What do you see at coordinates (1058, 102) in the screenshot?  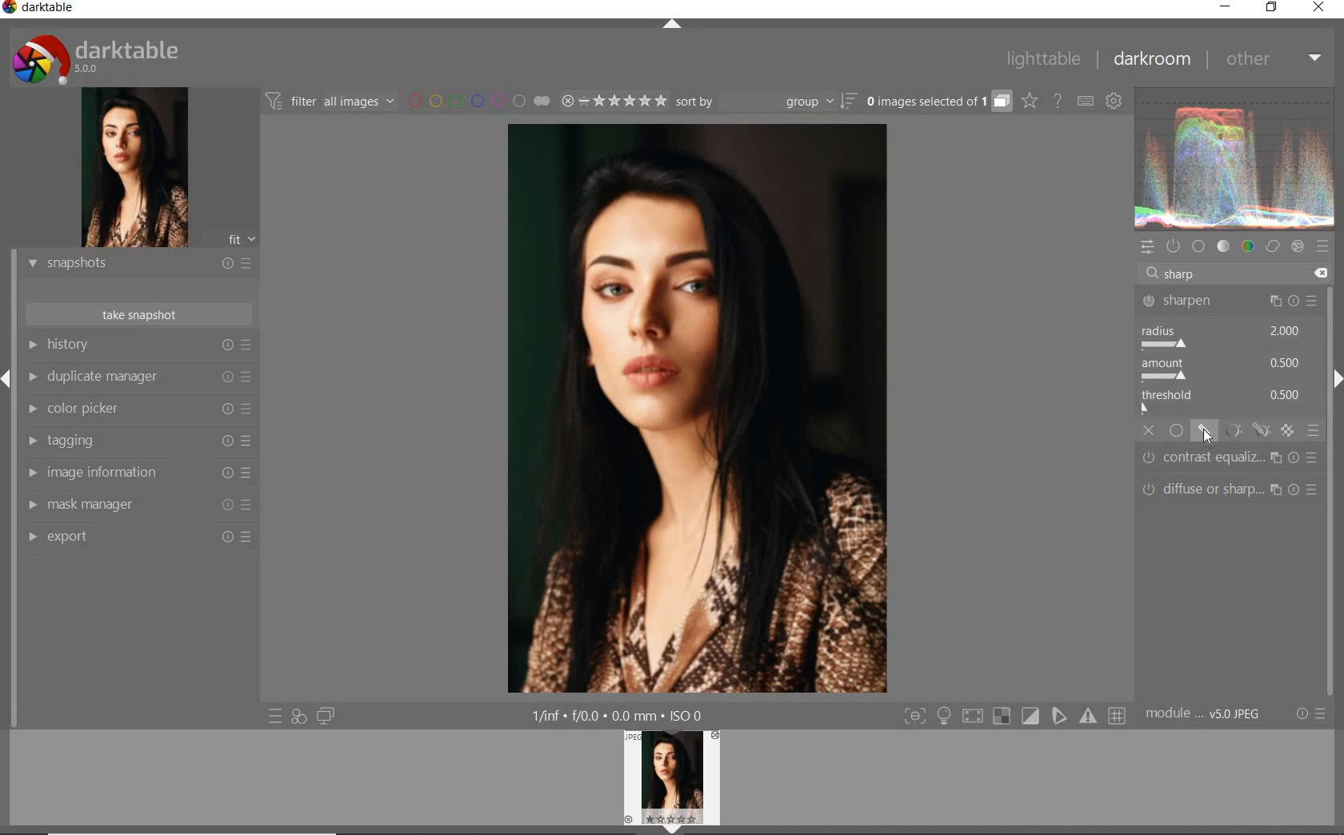 I see `enable online help` at bounding box center [1058, 102].